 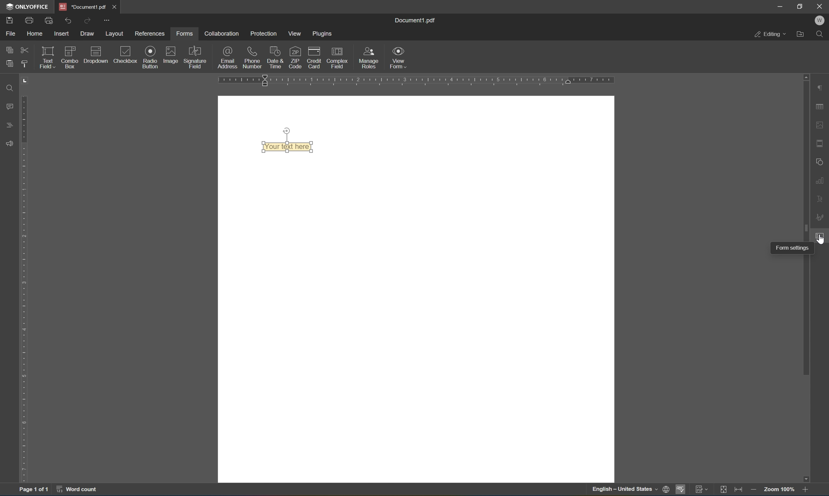 What do you see at coordinates (7, 20) in the screenshot?
I see `save` at bounding box center [7, 20].